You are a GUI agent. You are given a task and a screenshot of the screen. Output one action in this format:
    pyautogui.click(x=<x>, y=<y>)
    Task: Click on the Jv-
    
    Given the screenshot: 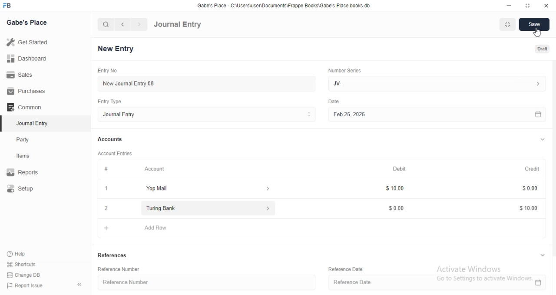 What is the action you would take?
    pyautogui.click(x=439, y=83)
    